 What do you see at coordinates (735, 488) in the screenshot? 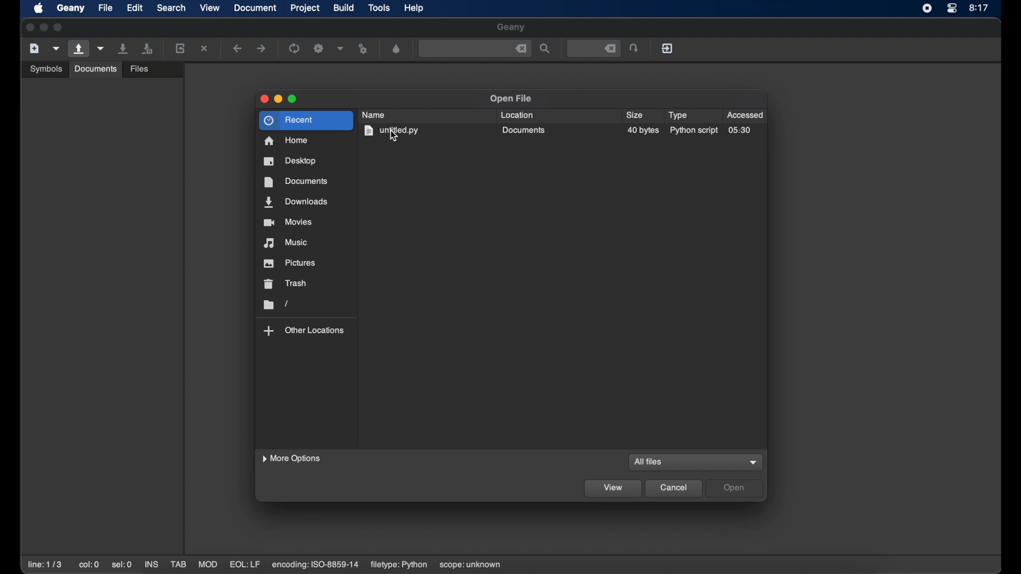
I see `open` at bounding box center [735, 488].